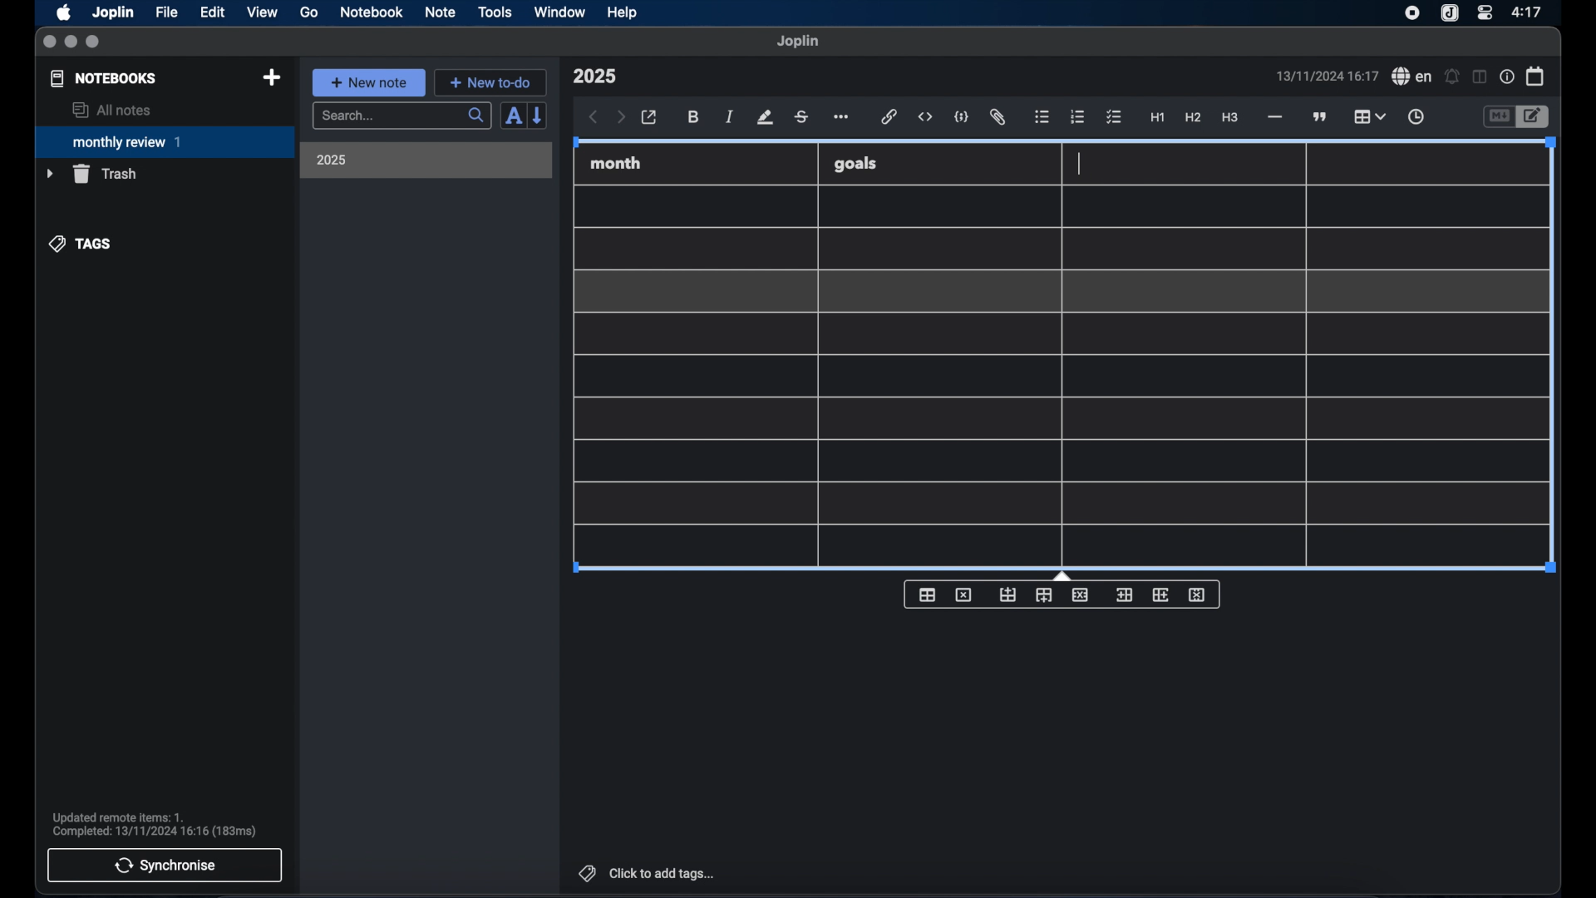  What do you see at coordinates (1416, 117) in the screenshot?
I see `insert time` at bounding box center [1416, 117].